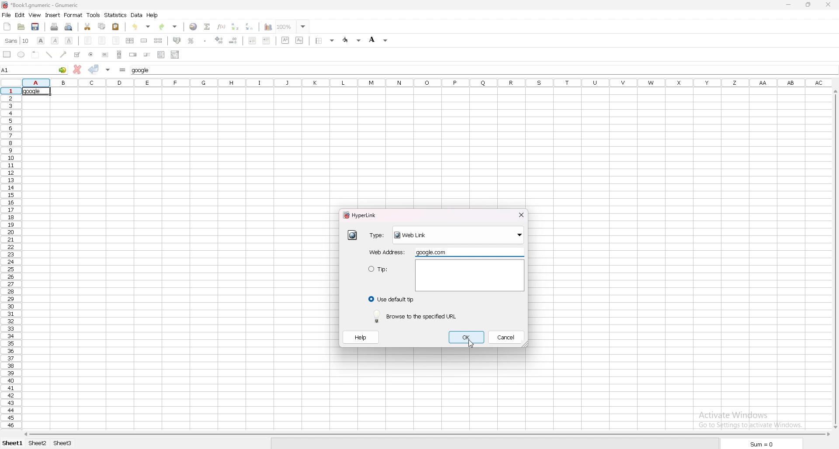 The width and height of the screenshot is (839, 449). What do you see at coordinates (193, 27) in the screenshot?
I see `hyperlink` at bounding box center [193, 27].